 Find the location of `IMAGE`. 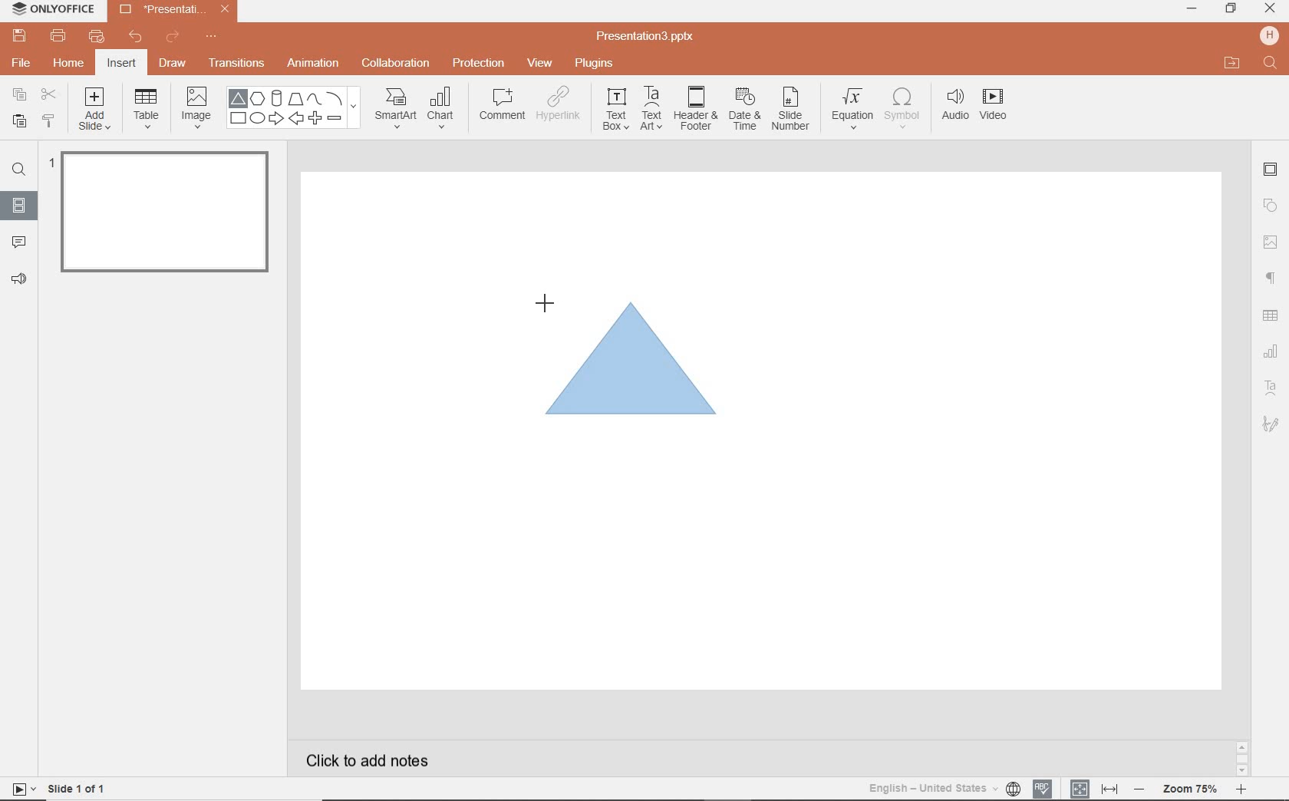

IMAGE is located at coordinates (196, 109).